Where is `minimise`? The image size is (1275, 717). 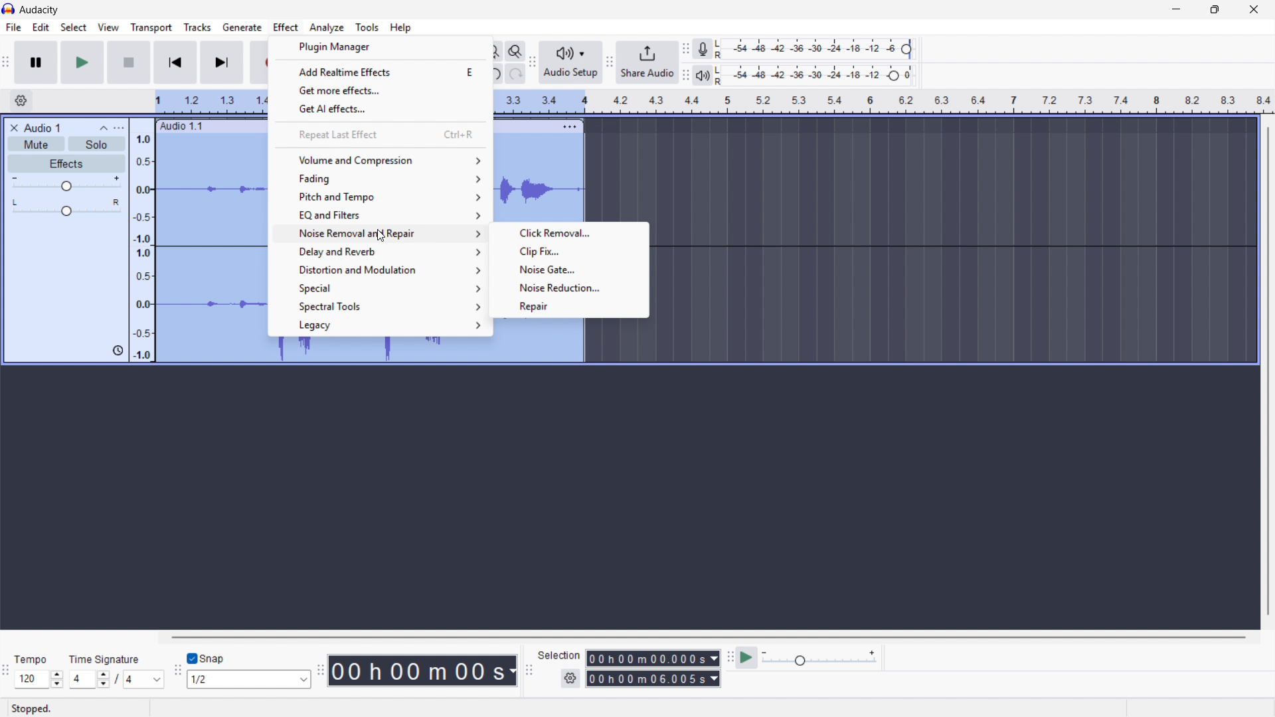
minimise is located at coordinates (1175, 10).